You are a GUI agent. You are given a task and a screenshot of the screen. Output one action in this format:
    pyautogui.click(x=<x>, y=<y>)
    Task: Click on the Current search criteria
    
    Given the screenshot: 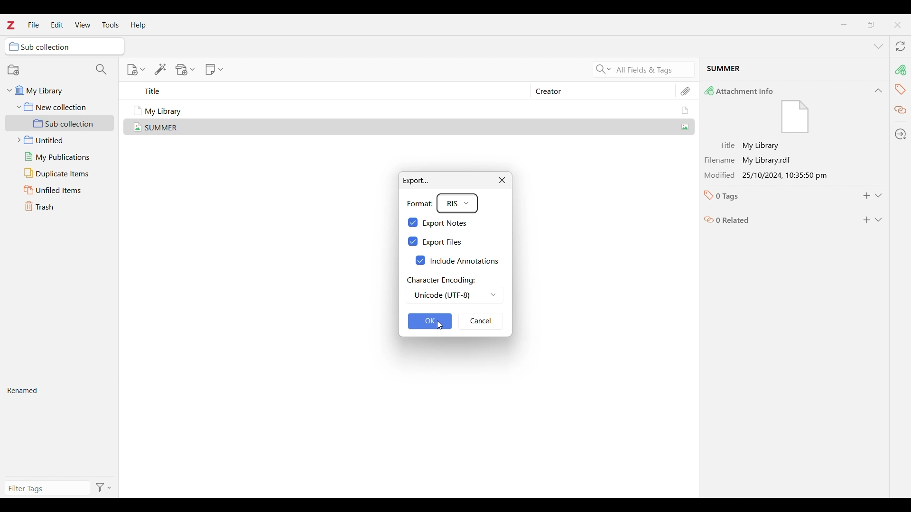 What is the action you would take?
    pyautogui.click(x=652, y=69)
    